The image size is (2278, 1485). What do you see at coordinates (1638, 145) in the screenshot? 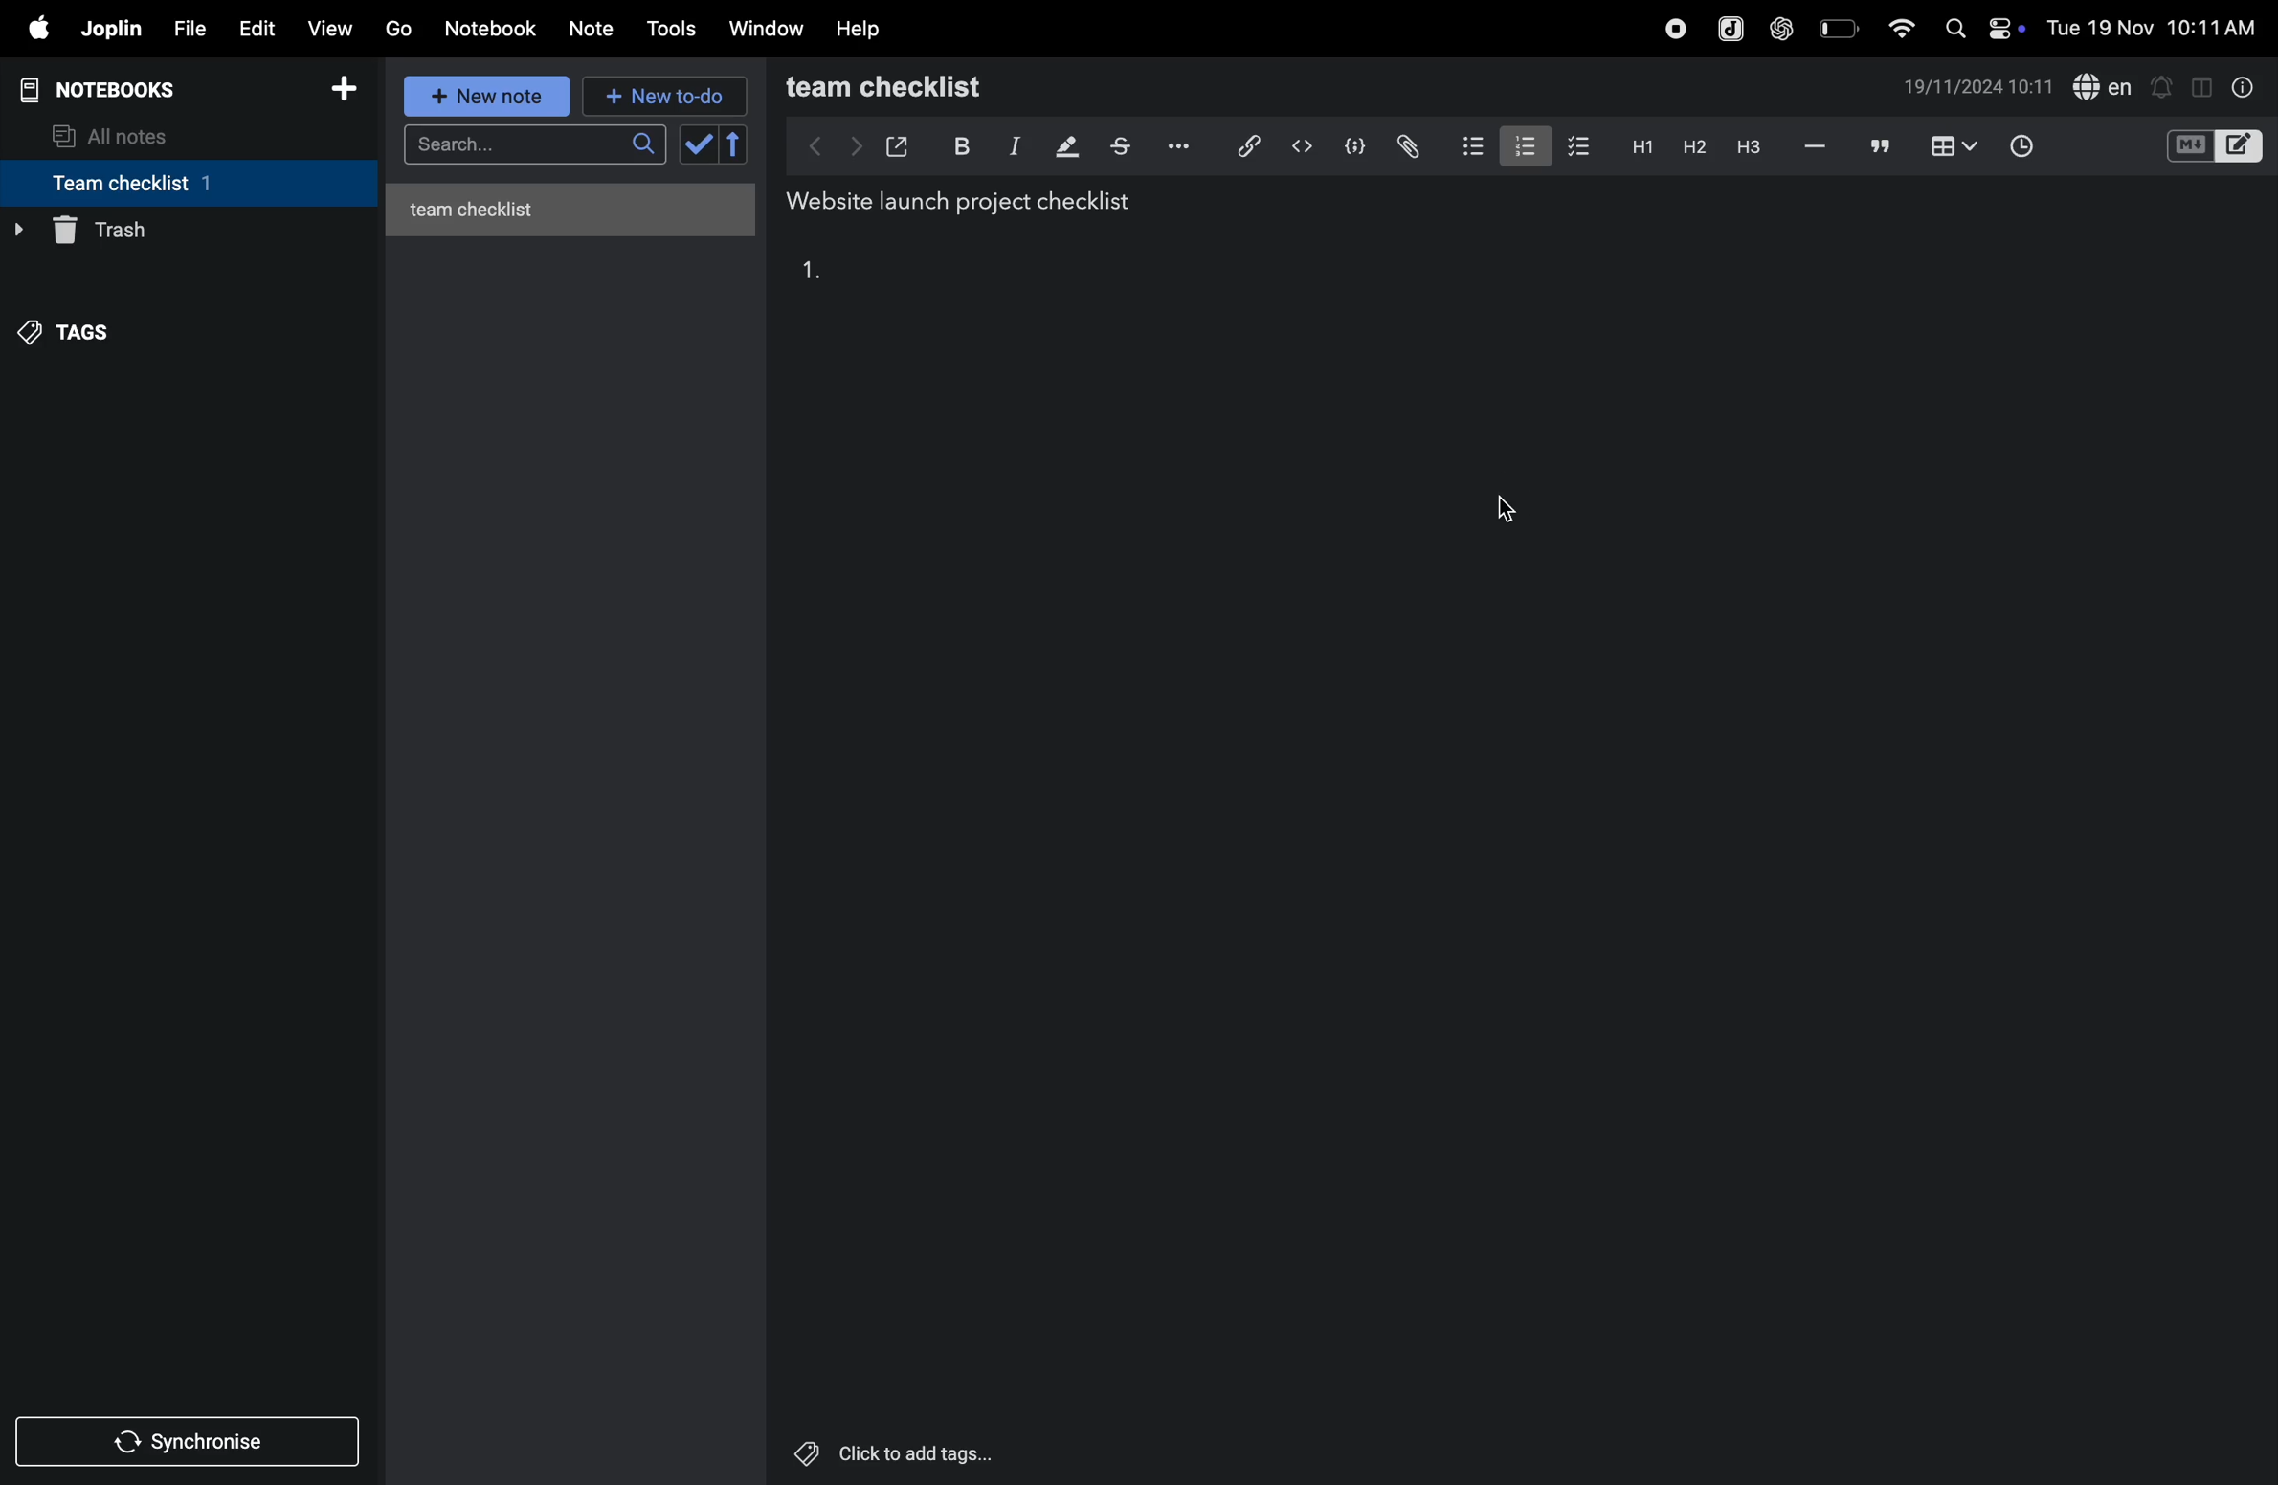
I see `heading 2` at bounding box center [1638, 145].